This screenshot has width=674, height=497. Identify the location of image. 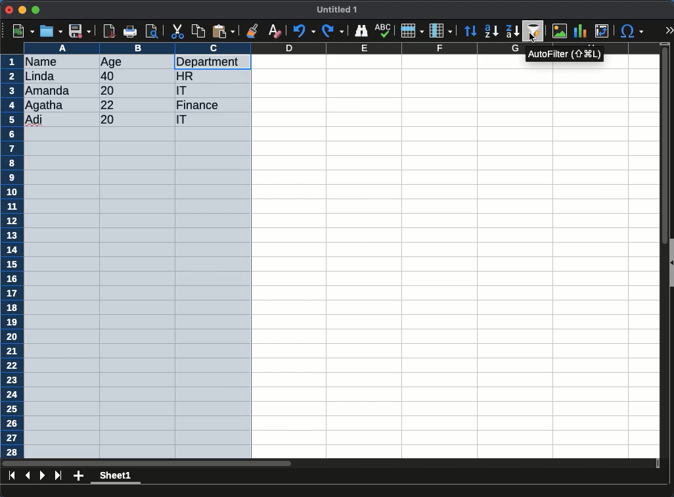
(559, 32).